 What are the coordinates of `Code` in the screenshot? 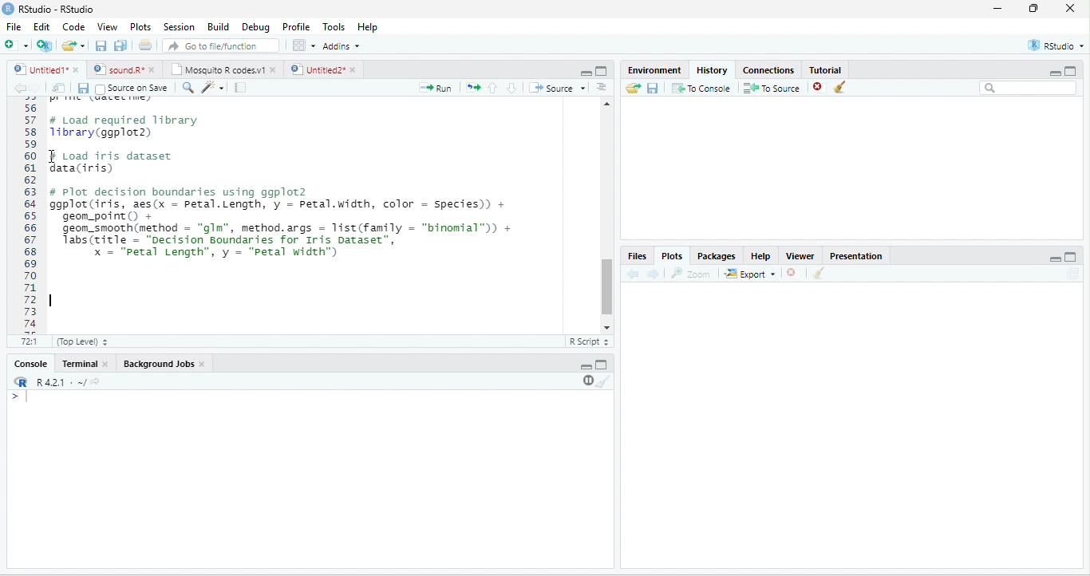 It's located at (73, 26).